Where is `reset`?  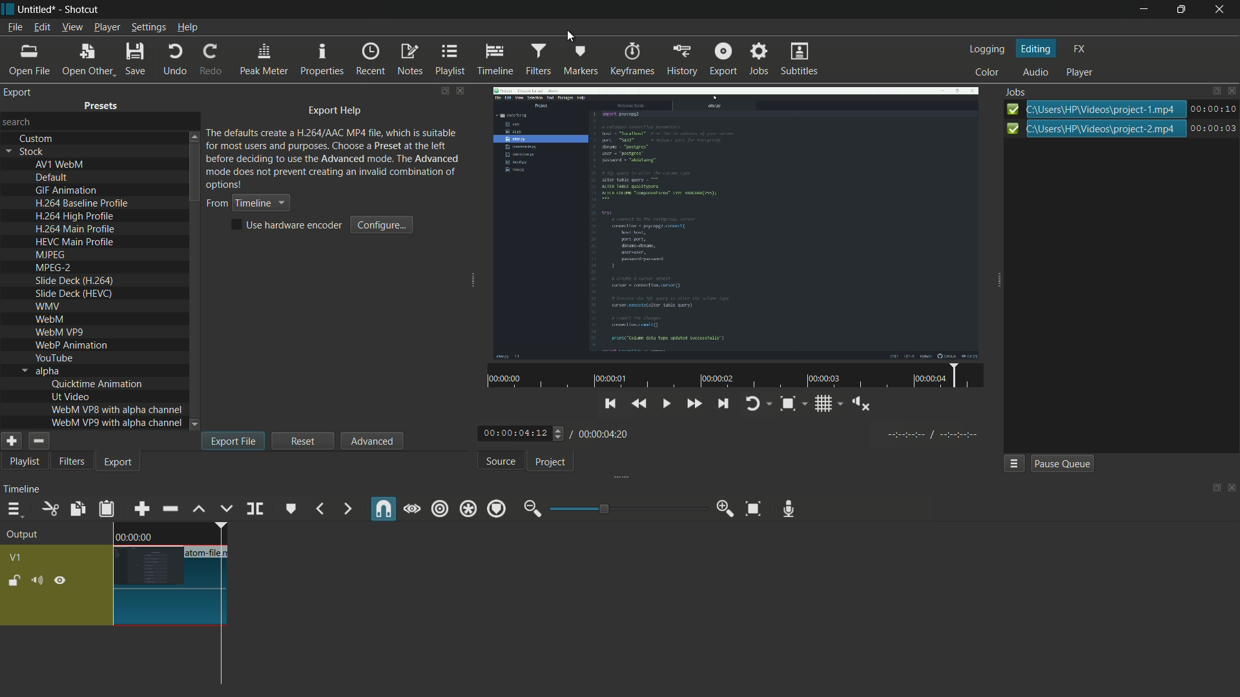
reset is located at coordinates (304, 440).